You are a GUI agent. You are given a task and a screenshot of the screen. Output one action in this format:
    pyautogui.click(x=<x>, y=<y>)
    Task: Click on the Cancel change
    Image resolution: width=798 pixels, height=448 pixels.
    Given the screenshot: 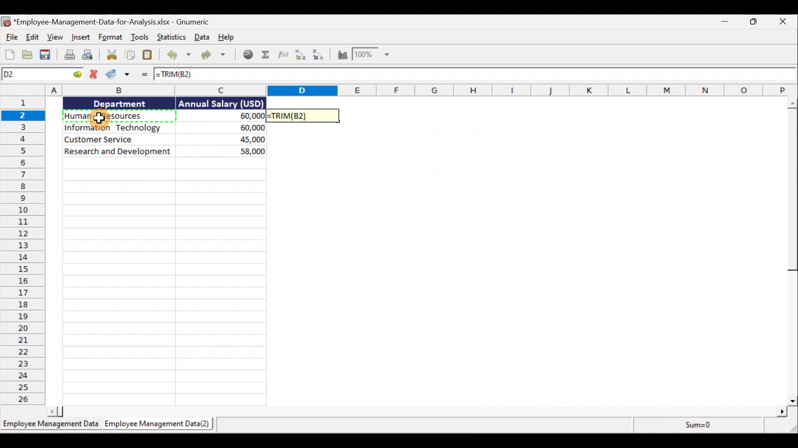 What is the action you would take?
    pyautogui.click(x=96, y=74)
    